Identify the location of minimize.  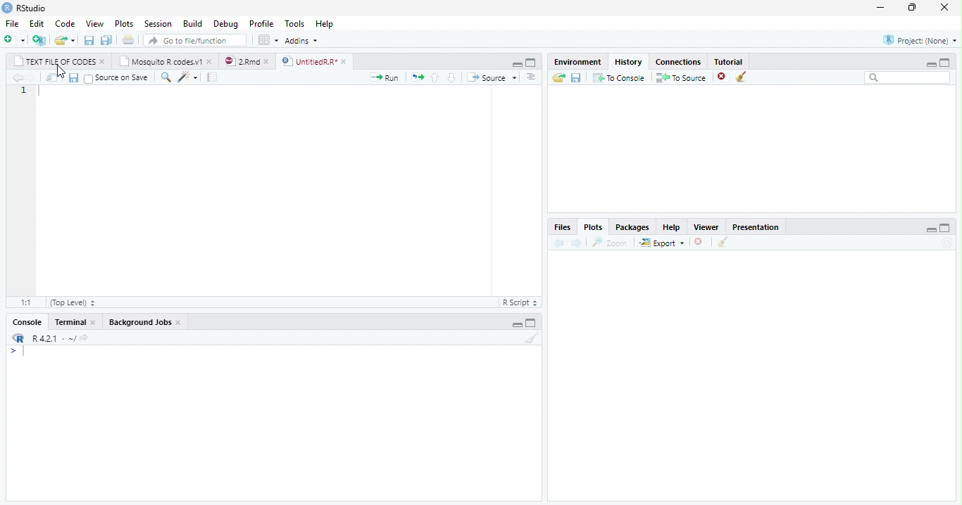
(517, 325).